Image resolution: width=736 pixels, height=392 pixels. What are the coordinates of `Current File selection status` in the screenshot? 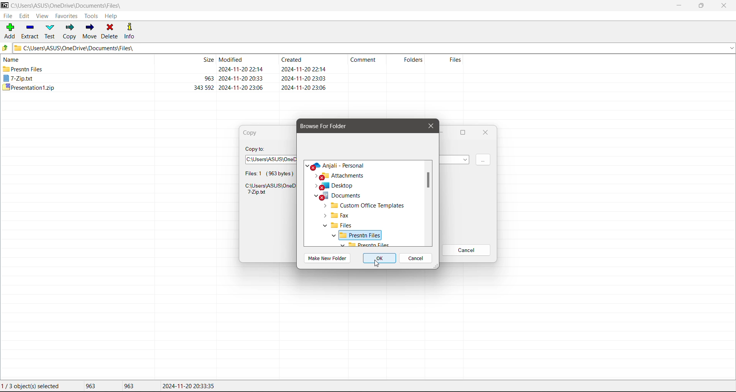 It's located at (32, 386).